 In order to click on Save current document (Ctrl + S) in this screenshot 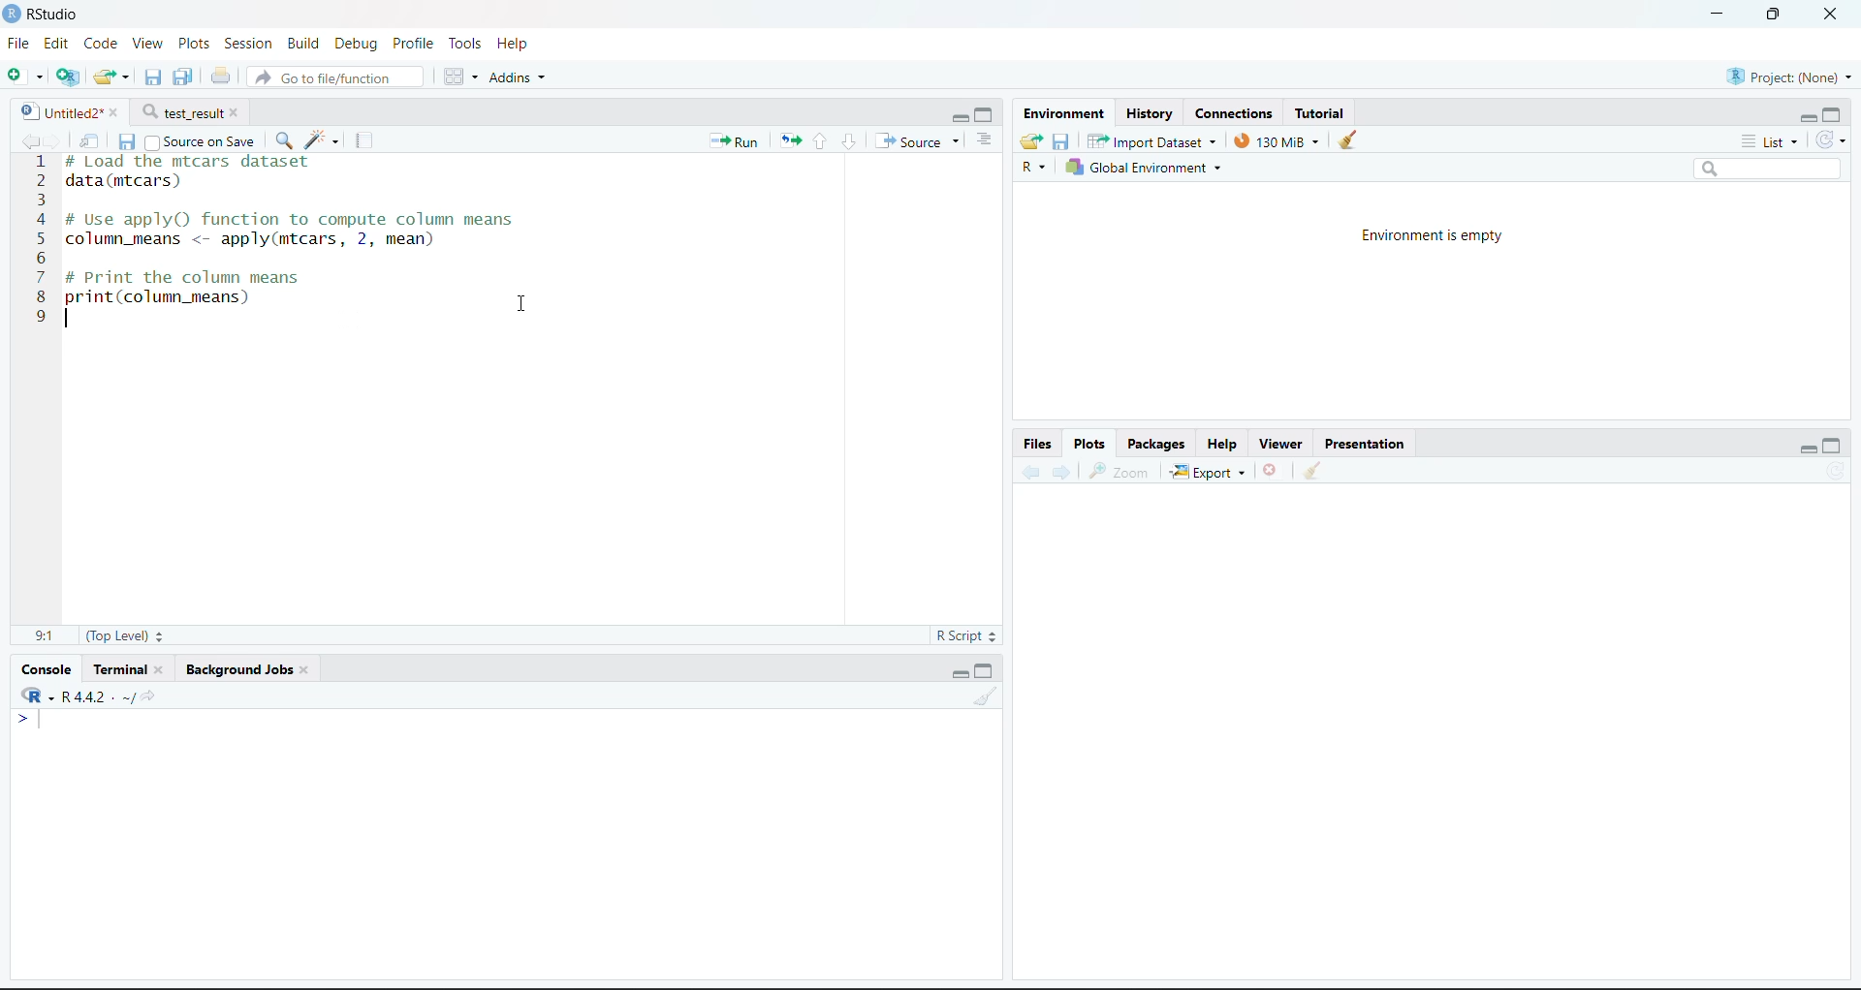, I will do `click(155, 75)`.